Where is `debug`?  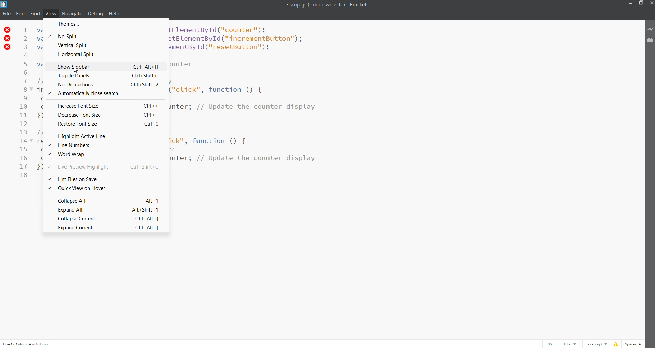 debug is located at coordinates (95, 14).